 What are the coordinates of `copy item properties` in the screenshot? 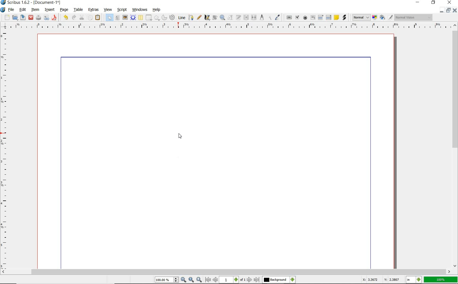 It's located at (270, 17).